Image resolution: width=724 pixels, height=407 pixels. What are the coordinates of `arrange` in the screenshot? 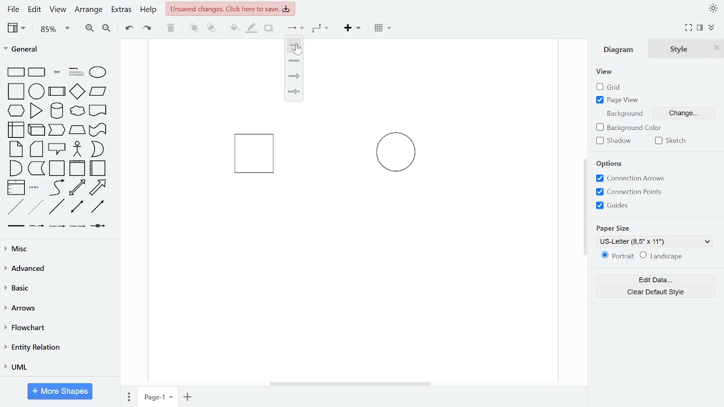 It's located at (89, 10).